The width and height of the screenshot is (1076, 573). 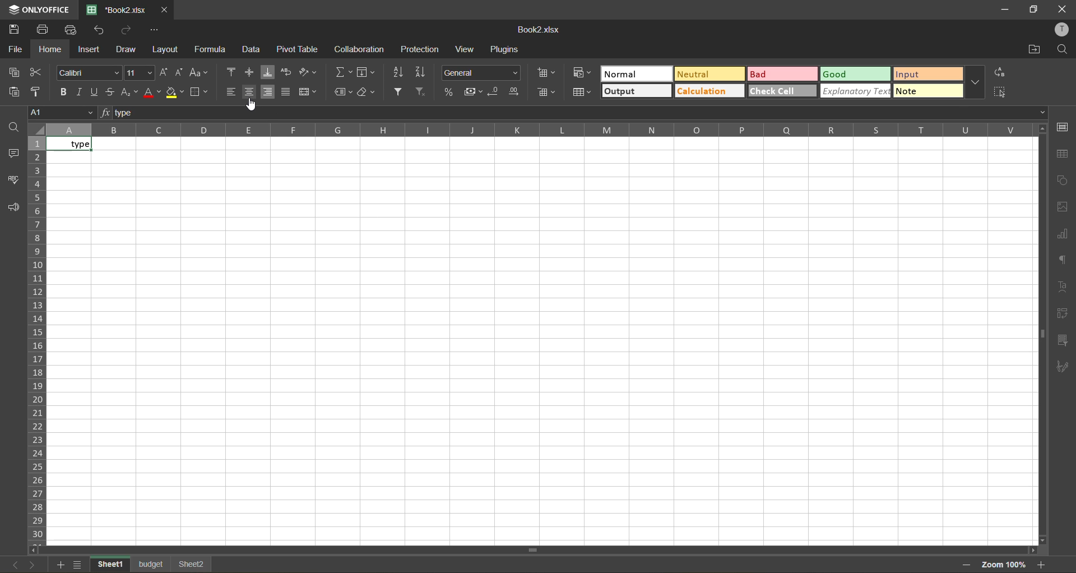 What do you see at coordinates (1006, 566) in the screenshot?
I see `zoom factor` at bounding box center [1006, 566].